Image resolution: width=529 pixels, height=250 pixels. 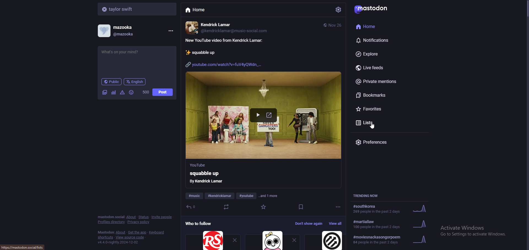 What do you see at coordinates (106, 232) in the screenshot?
I see `mastodon` at bounding box center [106, 232].